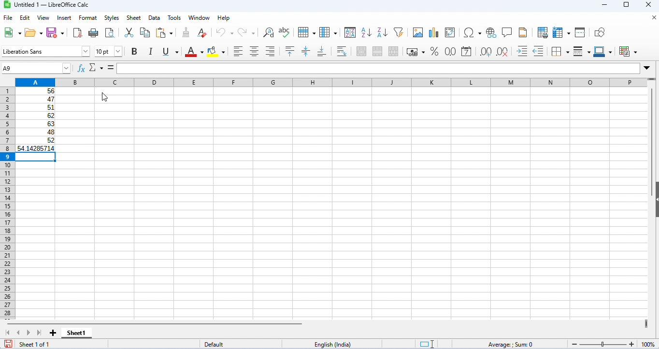 The height and width of the screenshot is (349, 659). I want to click on column, so click(328, 32).